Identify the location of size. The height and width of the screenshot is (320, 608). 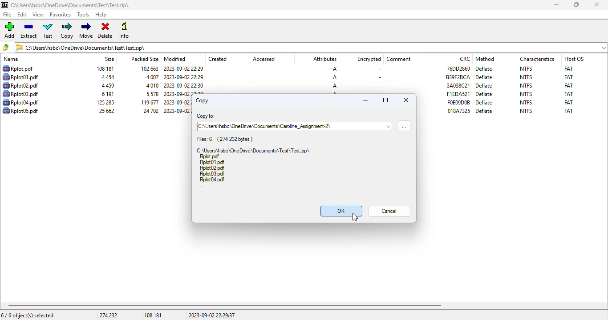
(104, 102).